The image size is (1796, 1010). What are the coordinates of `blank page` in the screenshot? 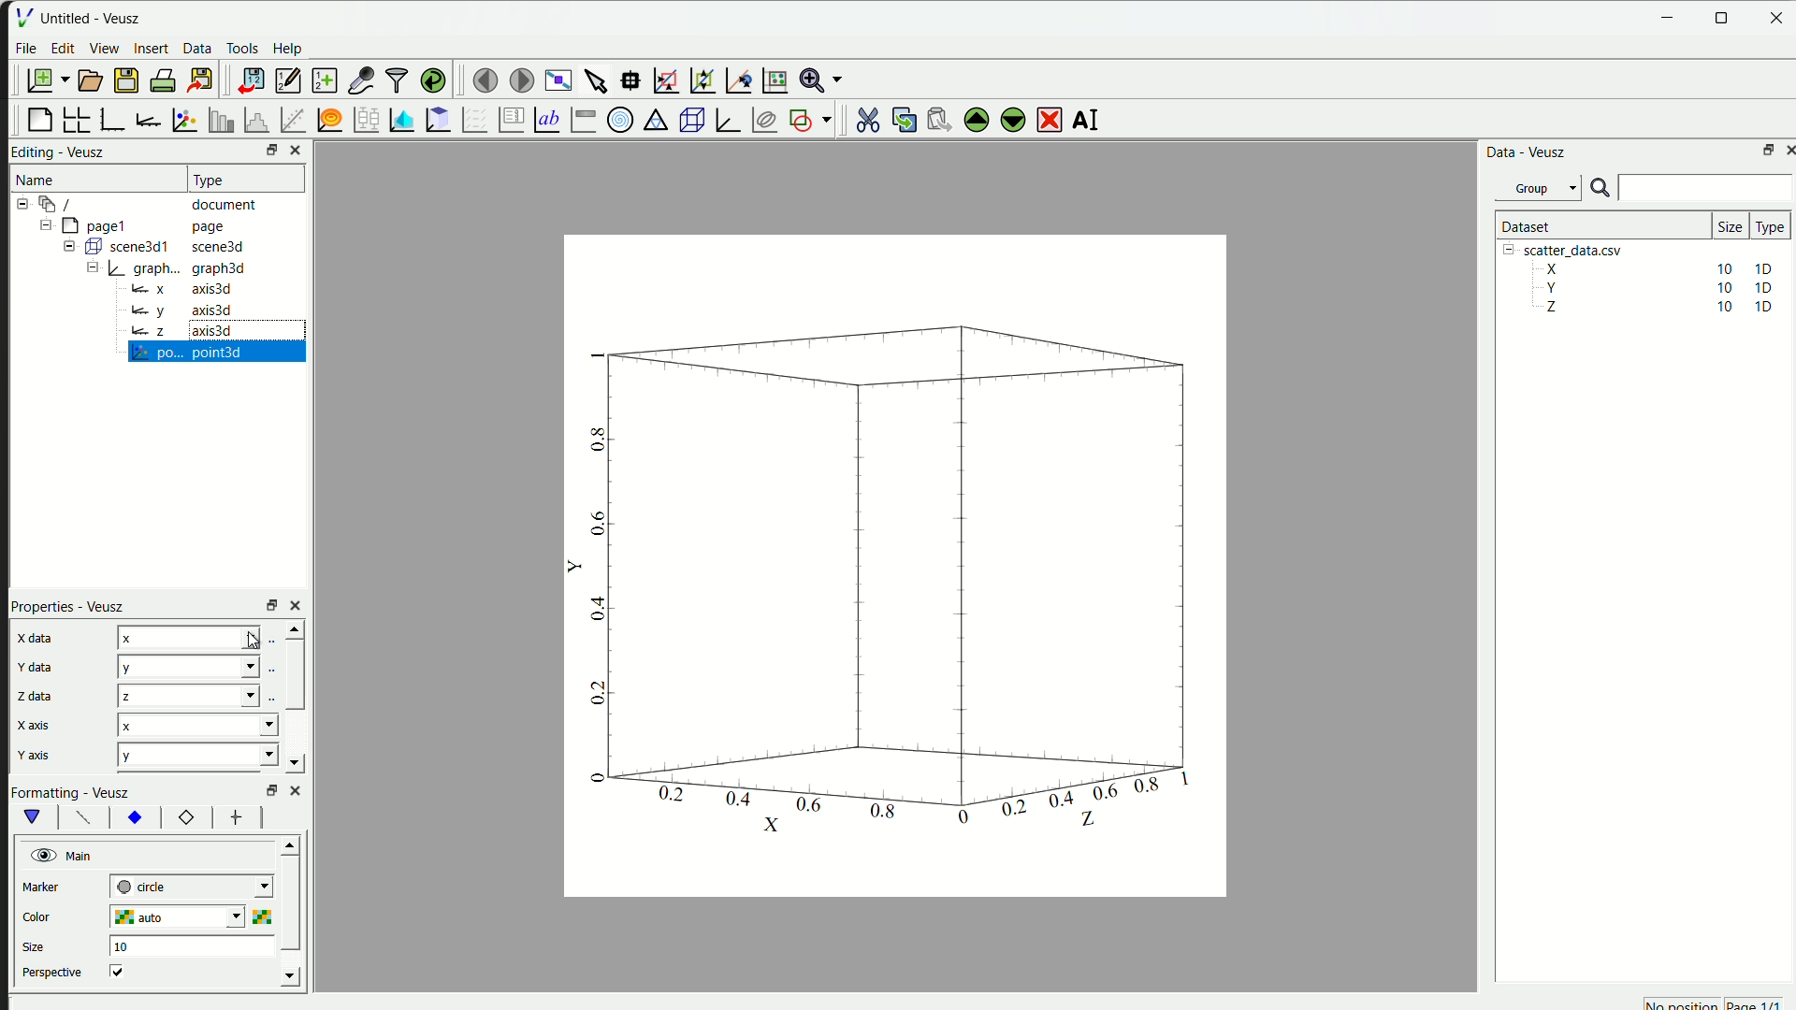 It's located at (35, 121).